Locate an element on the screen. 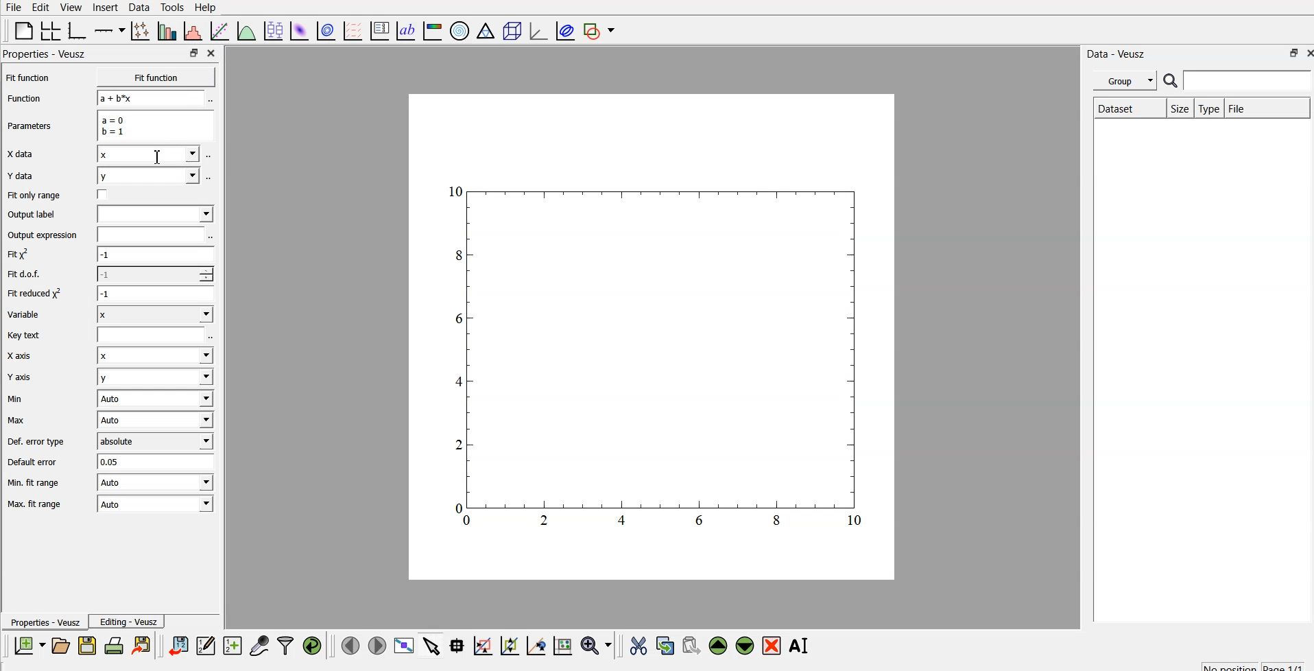 This screenshot has height=671, width=1314. import data into veusz is located at coordinates (179, 646).